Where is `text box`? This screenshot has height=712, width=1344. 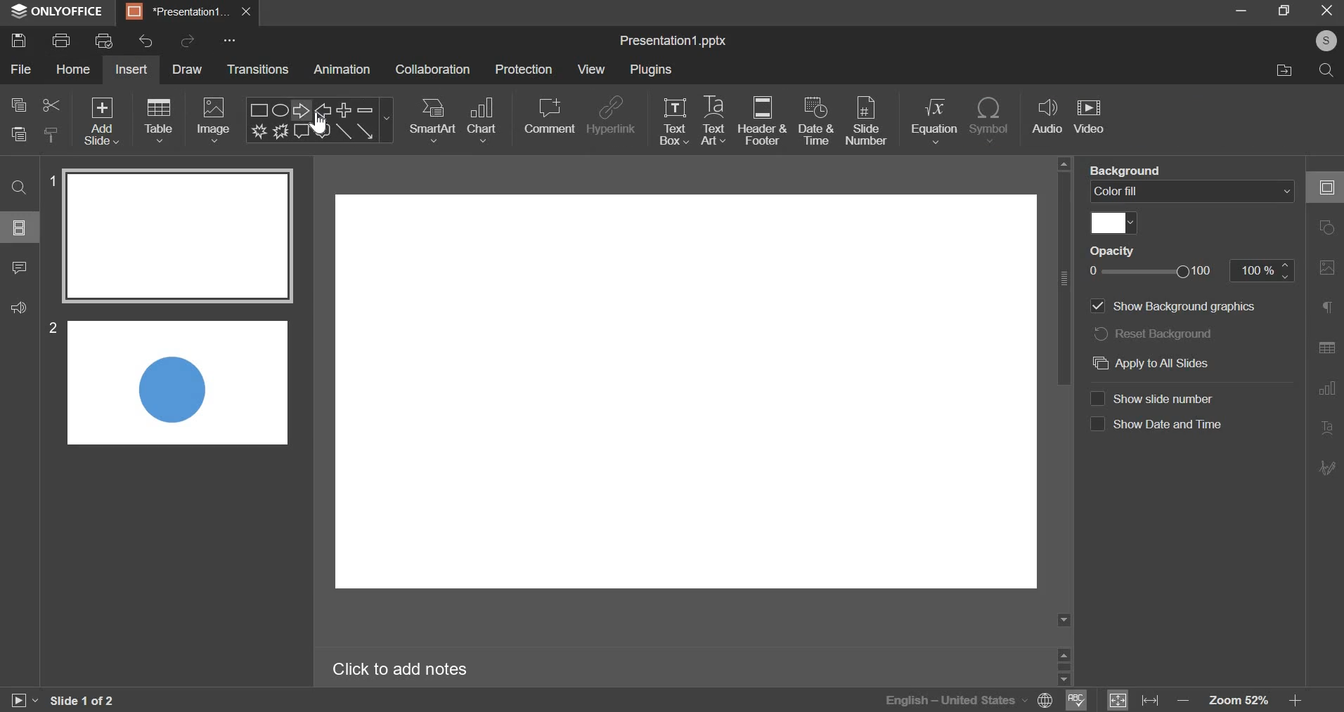 text box is located at coordinates (674, 121).